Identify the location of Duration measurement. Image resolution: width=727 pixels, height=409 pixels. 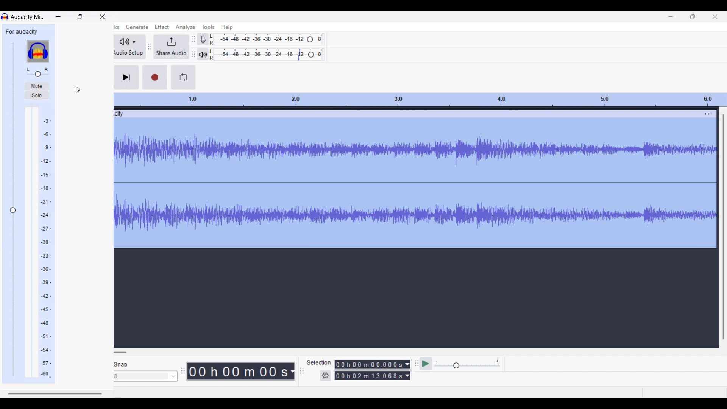
(292, 371).